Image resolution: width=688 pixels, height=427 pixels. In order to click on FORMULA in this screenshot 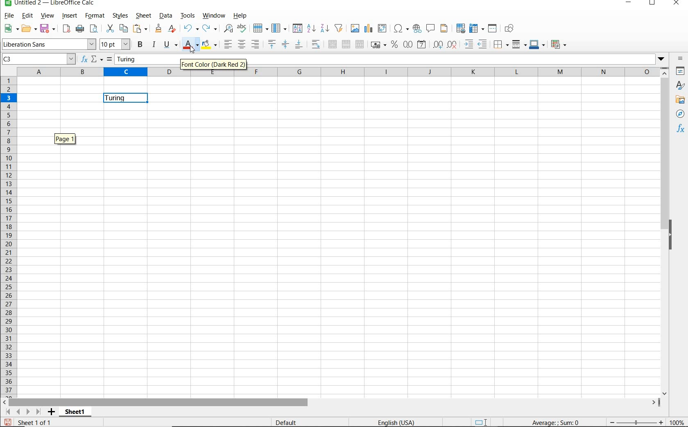, I will do `click(555, 423)`.